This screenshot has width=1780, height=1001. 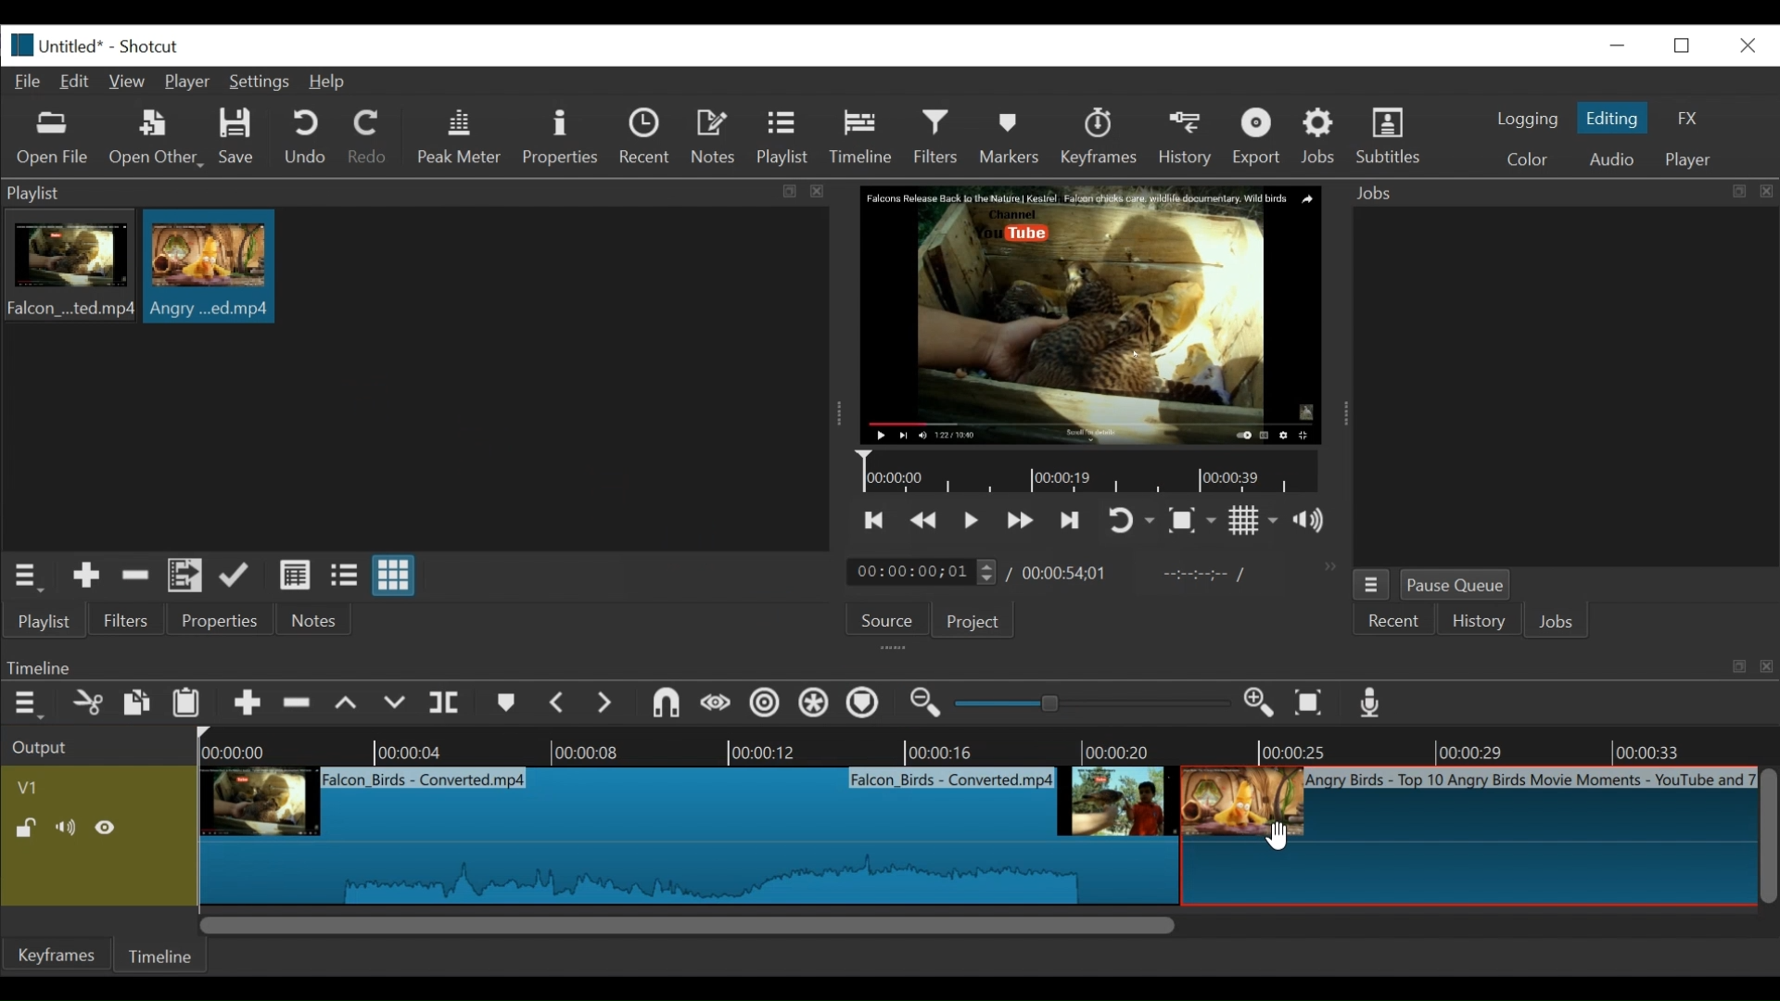 I want to click on Append, so click(x=248, y=707).